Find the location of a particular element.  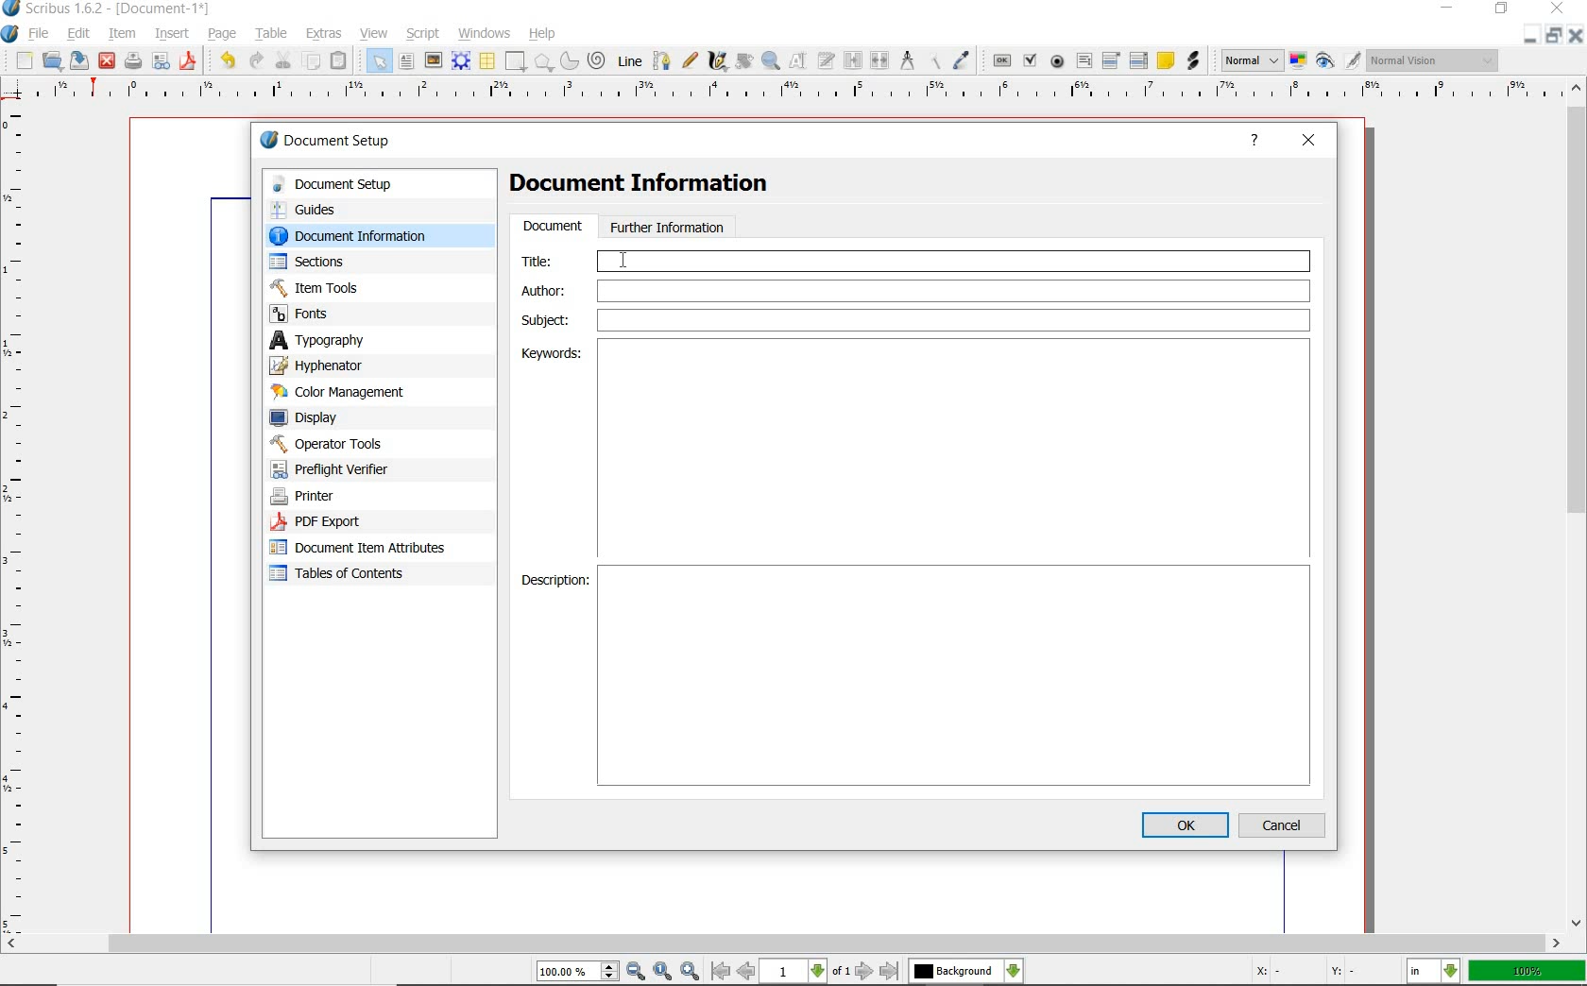

close is located at coordinates (108, 62).